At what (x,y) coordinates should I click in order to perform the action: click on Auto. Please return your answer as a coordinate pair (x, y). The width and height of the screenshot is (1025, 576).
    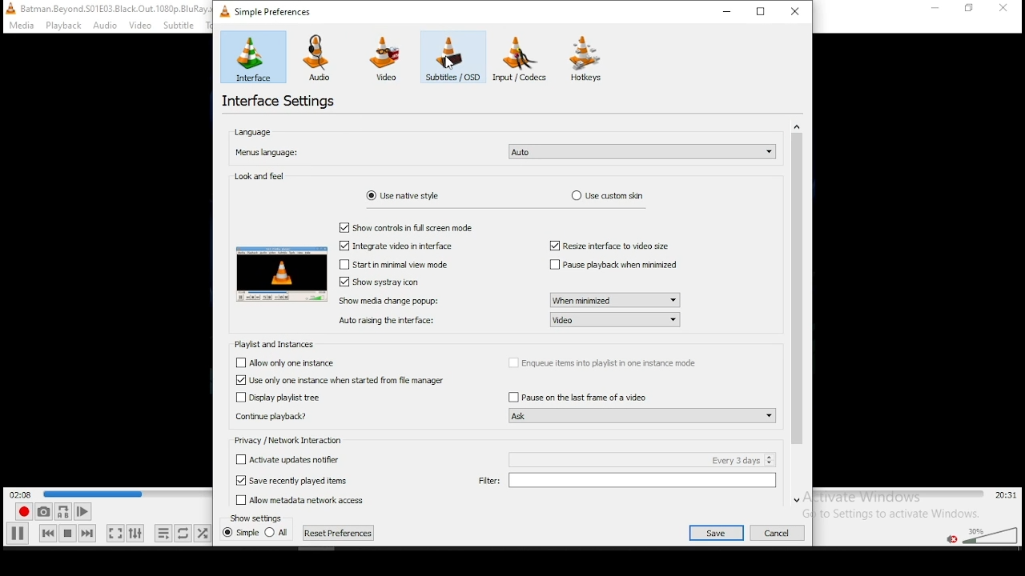
    Looking at the image, I should click on (643, 152).